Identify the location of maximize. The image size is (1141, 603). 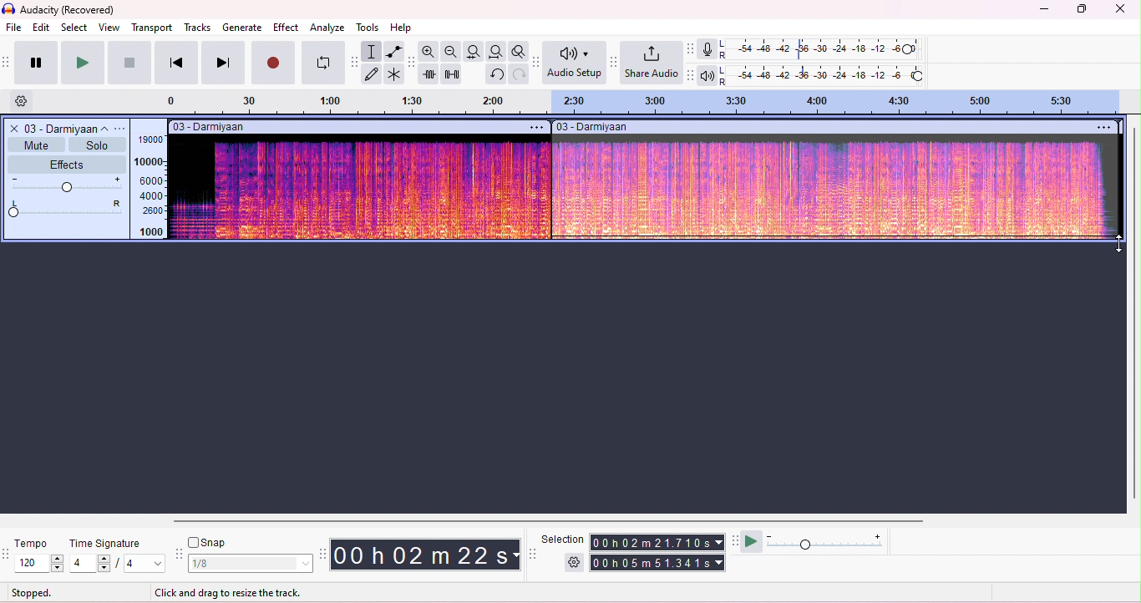
(1080, 9).